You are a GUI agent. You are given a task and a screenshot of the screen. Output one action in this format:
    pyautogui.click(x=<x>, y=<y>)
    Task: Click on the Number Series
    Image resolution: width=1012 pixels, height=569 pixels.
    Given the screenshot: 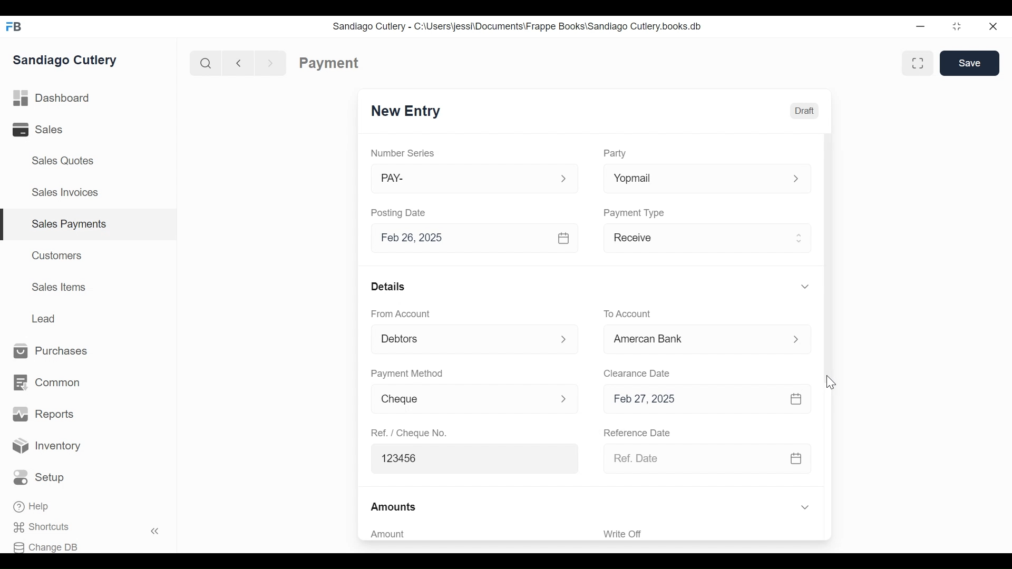 What is the action you would take?
    pyautogui.click(x=404, y=153)
    